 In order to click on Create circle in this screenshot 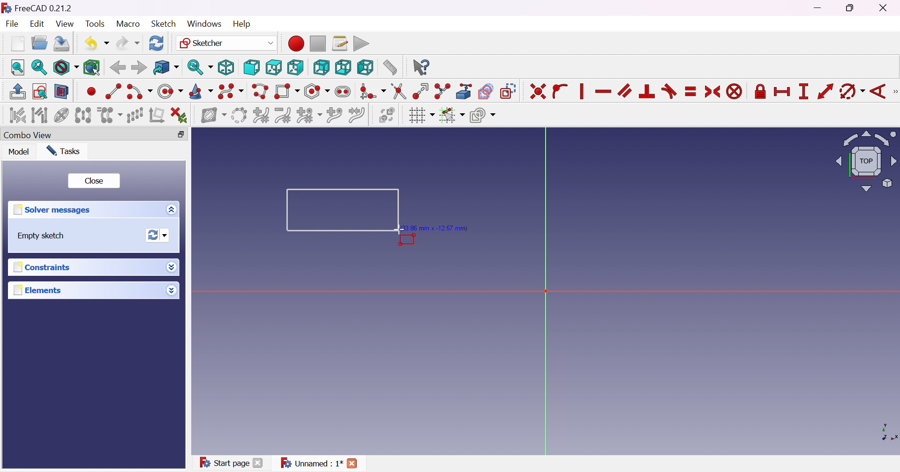, I will do `click(170, 92)`.